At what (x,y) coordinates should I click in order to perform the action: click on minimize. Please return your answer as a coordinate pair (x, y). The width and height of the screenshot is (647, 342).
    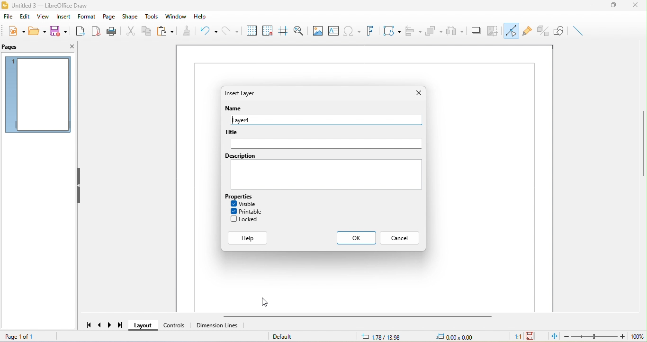
    Looking at the image, I should click on (594, 6).